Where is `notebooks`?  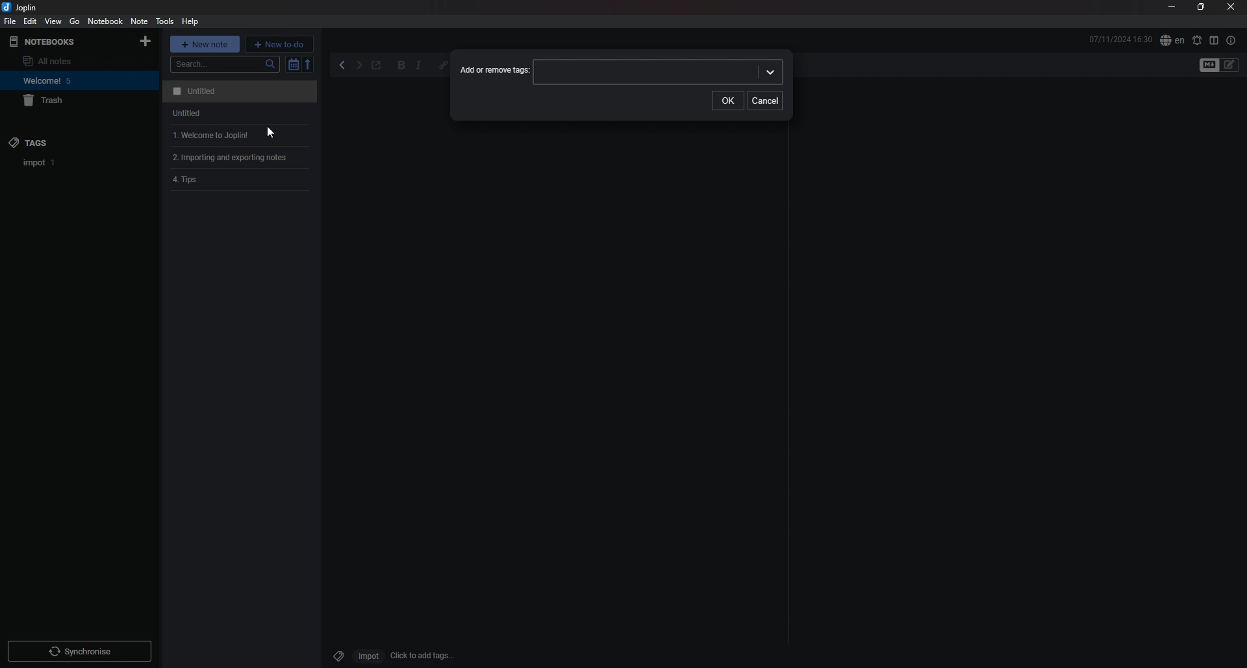
notebooks is located at coordinates (61, 42).